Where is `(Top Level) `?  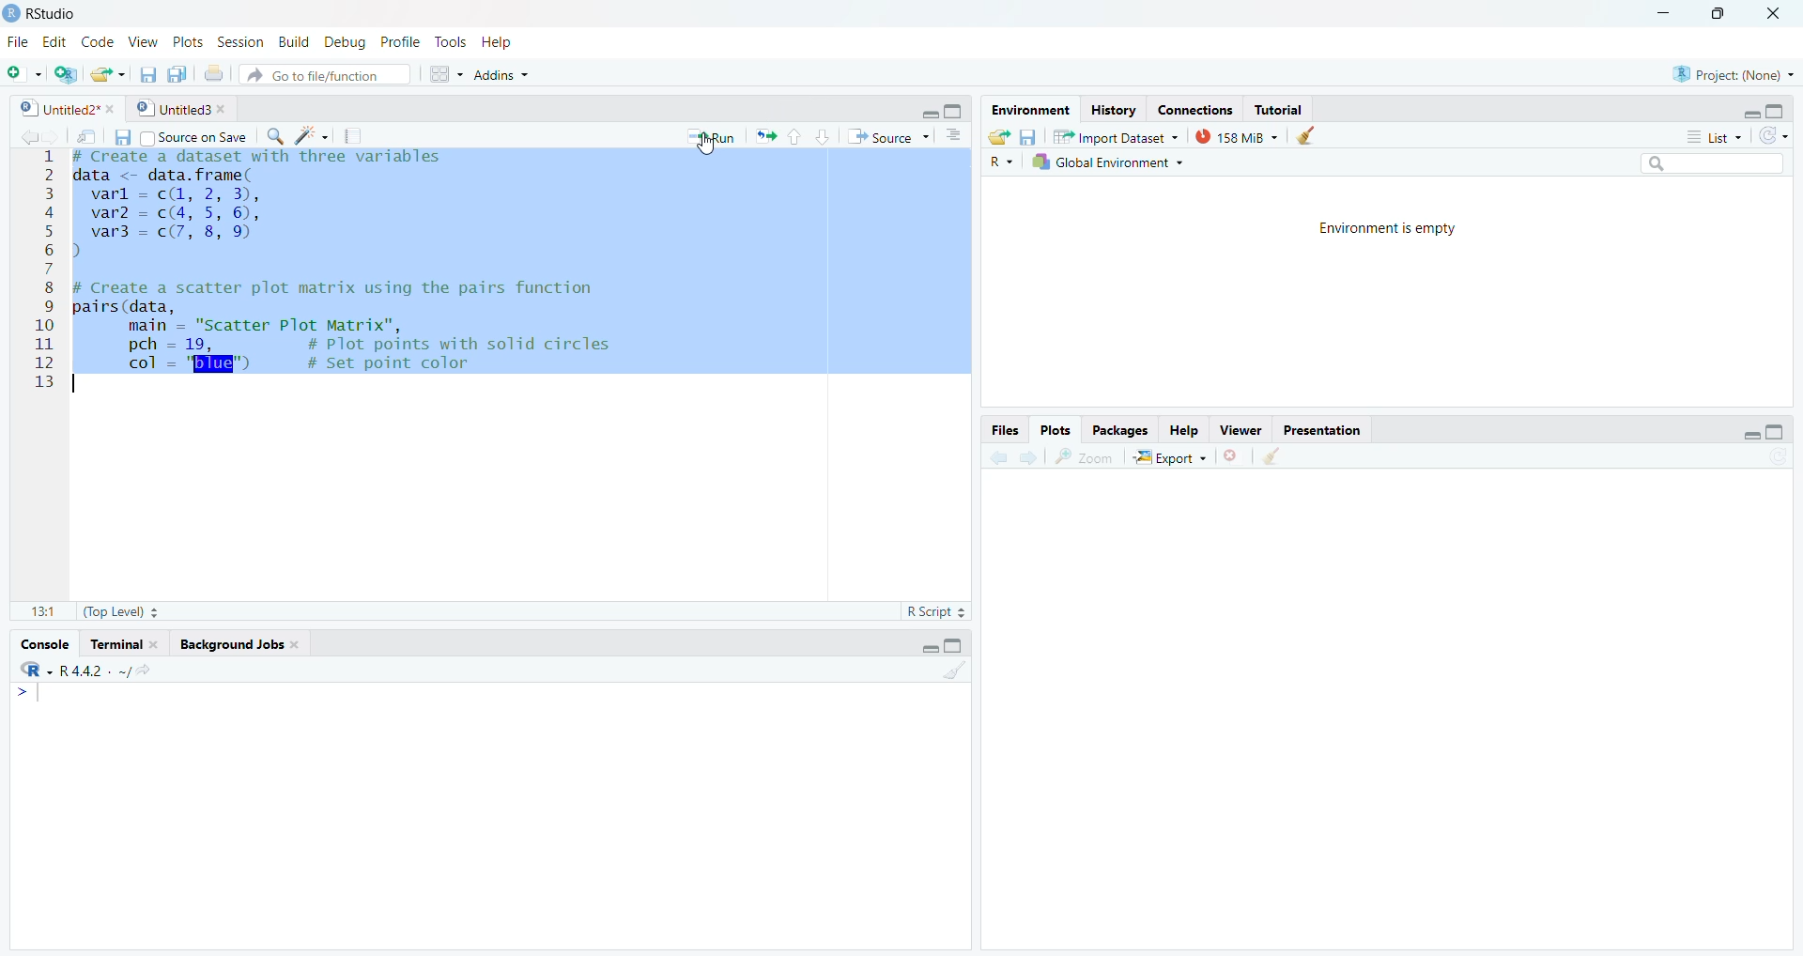
(Top Level)  is located at coordinates (121, 612).